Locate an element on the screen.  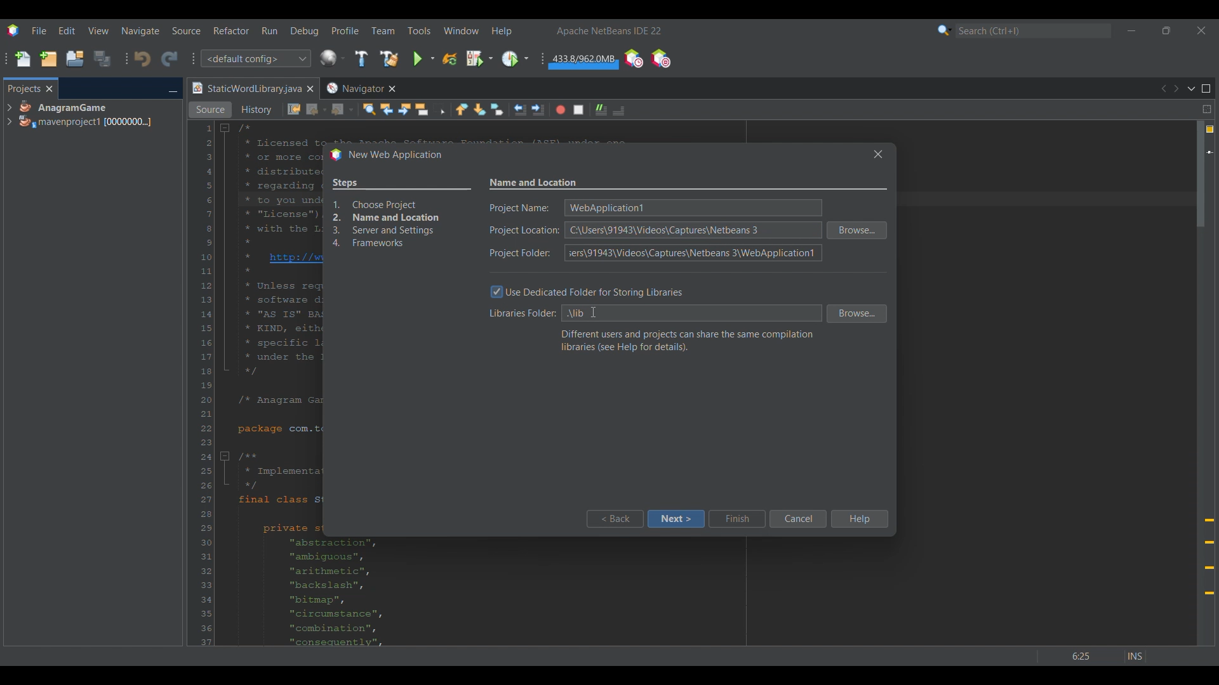
View menu is located at coordinates (98, 30).